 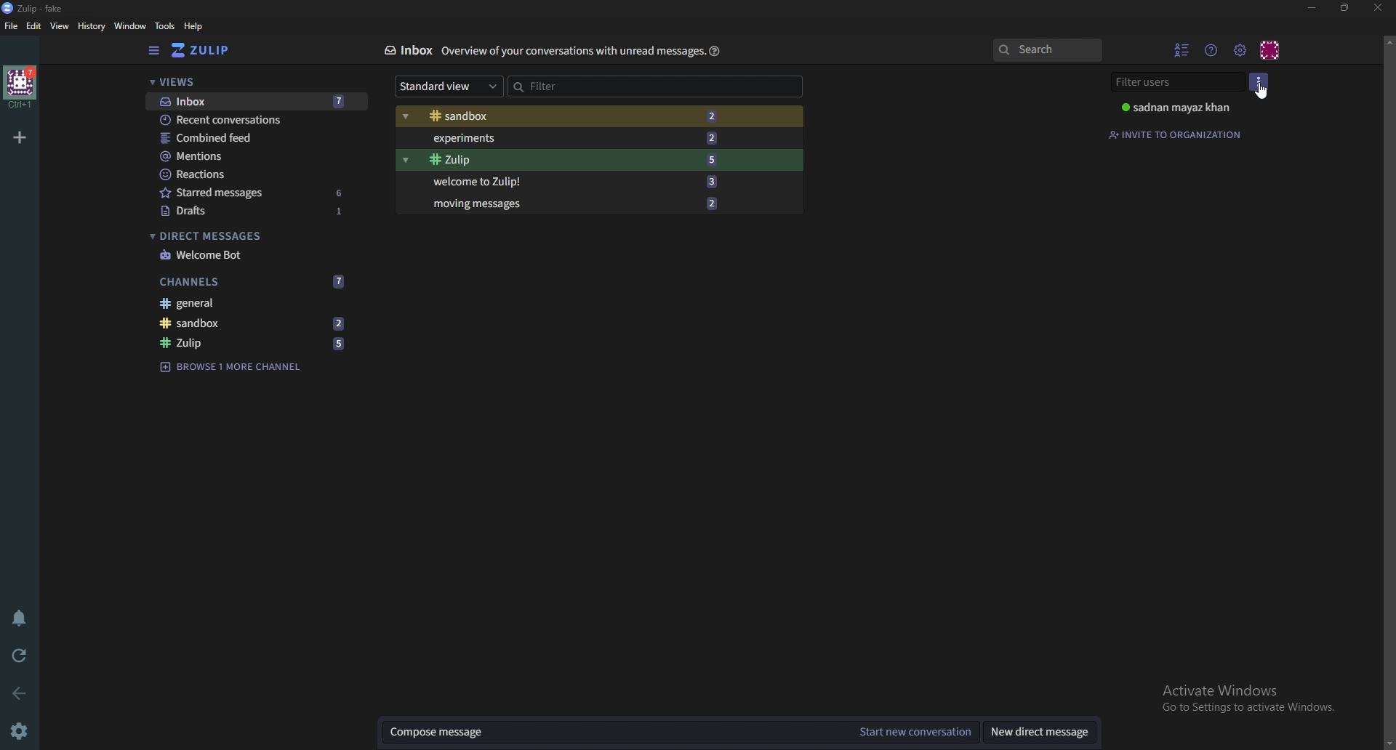 What do you see at coordinates (450, 87) in the screenshot?
I see `Standard view` at bounding box center [450, 87].